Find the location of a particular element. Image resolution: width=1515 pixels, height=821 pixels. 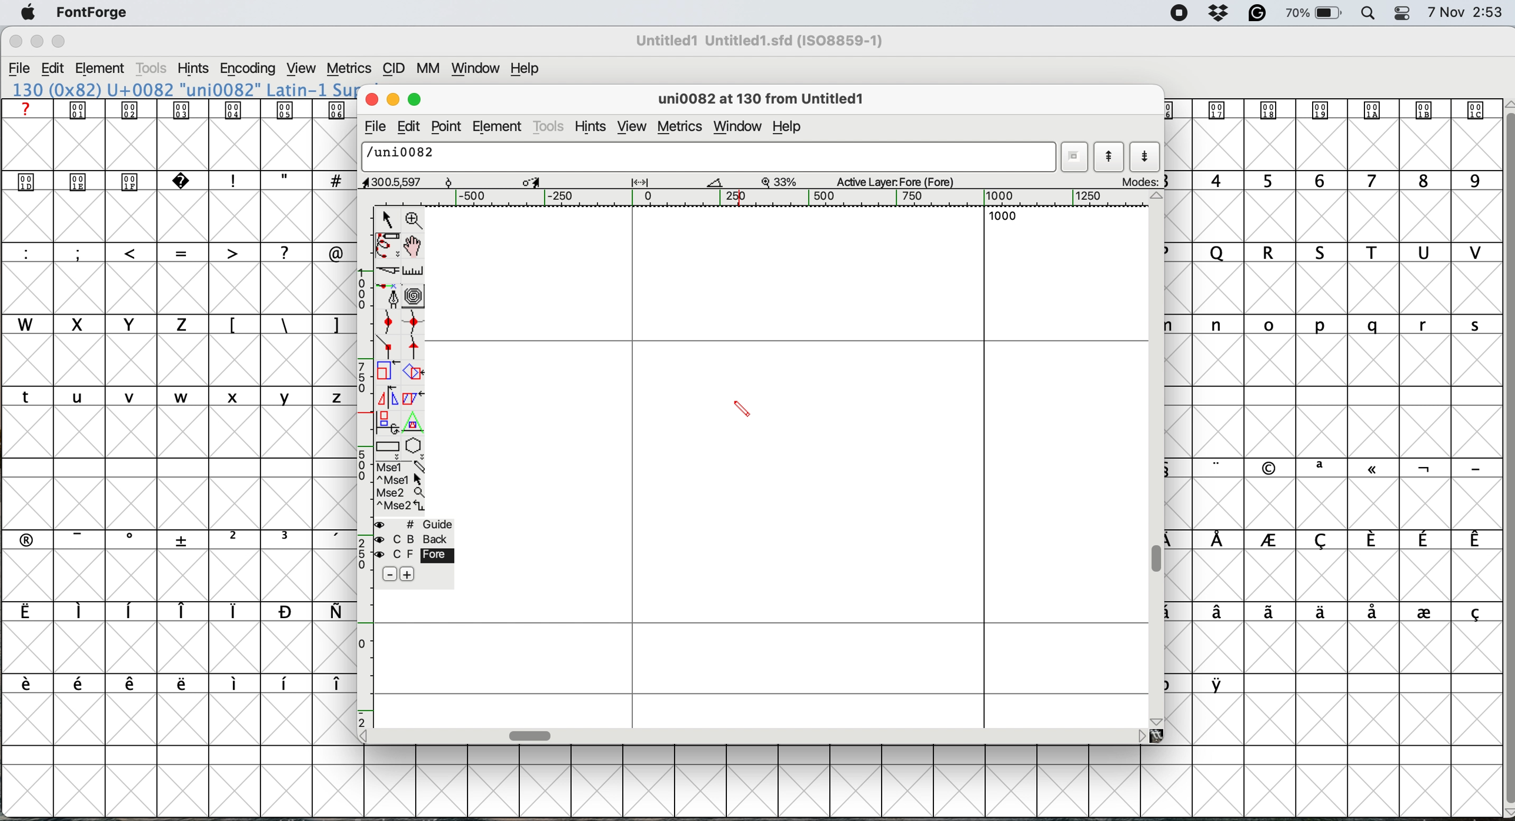

add a curve point is located at coordinates (390, 323).